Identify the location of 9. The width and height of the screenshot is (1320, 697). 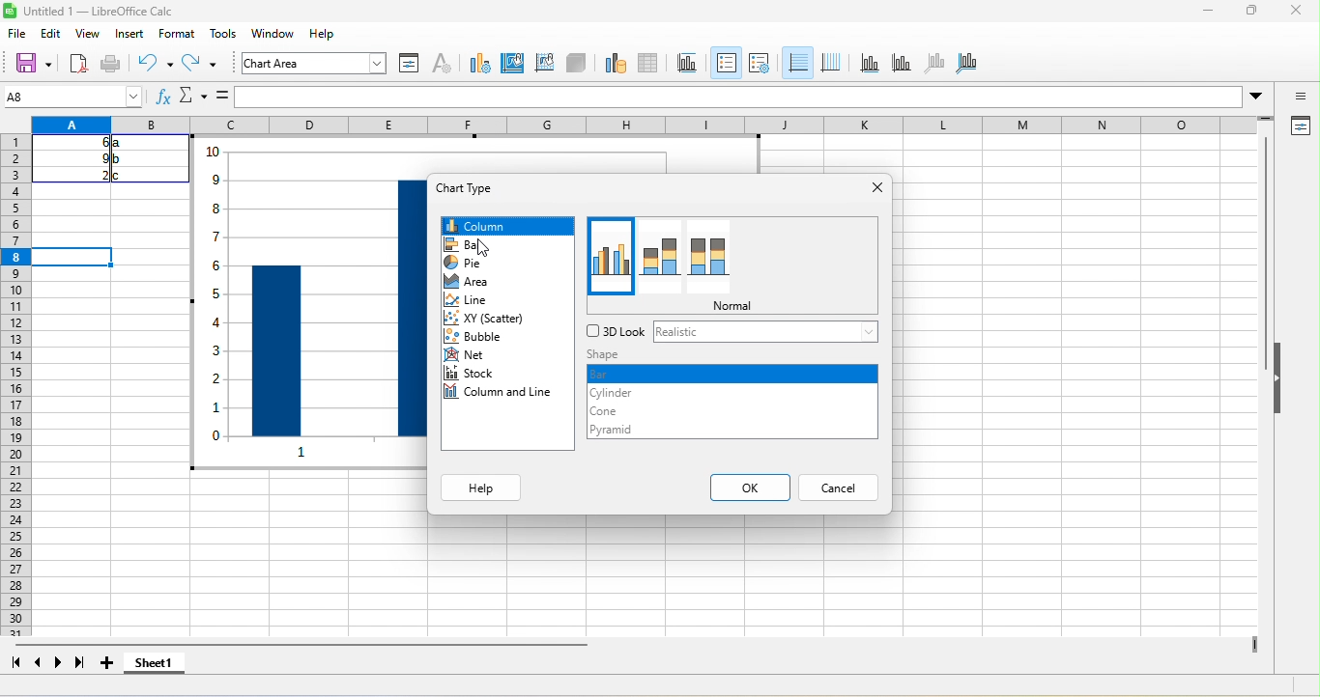
(91, 159).